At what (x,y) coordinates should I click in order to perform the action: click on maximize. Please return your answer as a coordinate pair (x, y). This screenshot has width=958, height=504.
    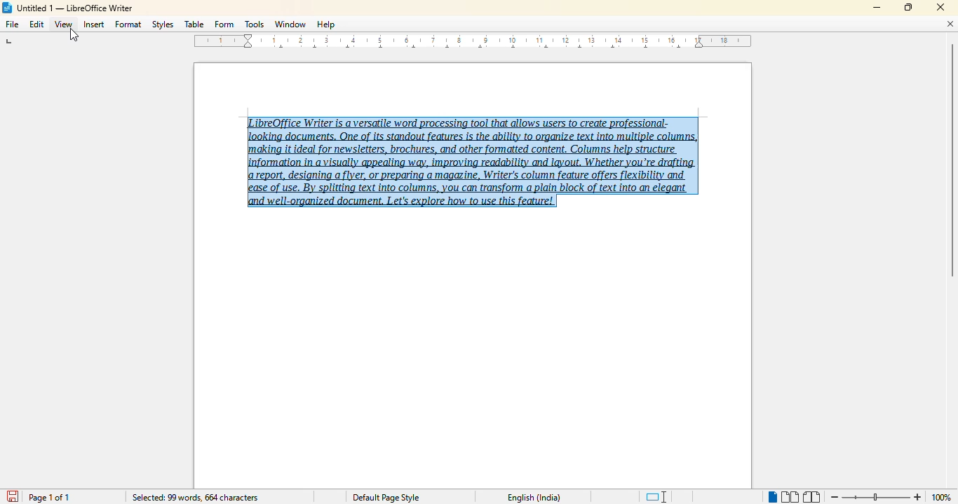
    Looking at the image, I should click on (908, 7).